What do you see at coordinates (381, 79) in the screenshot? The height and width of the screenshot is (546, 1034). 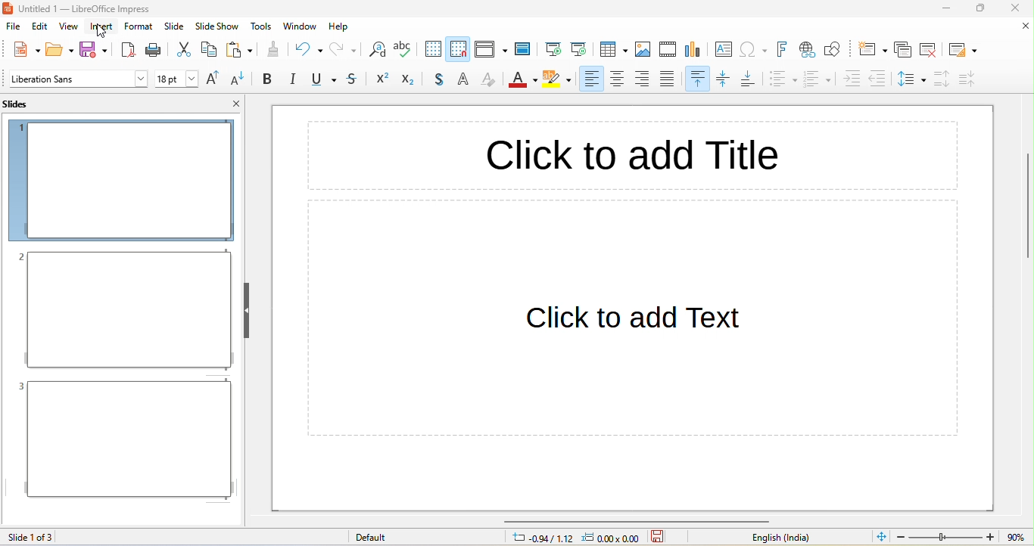 I see `superscript` at bounding box center [381, 79].